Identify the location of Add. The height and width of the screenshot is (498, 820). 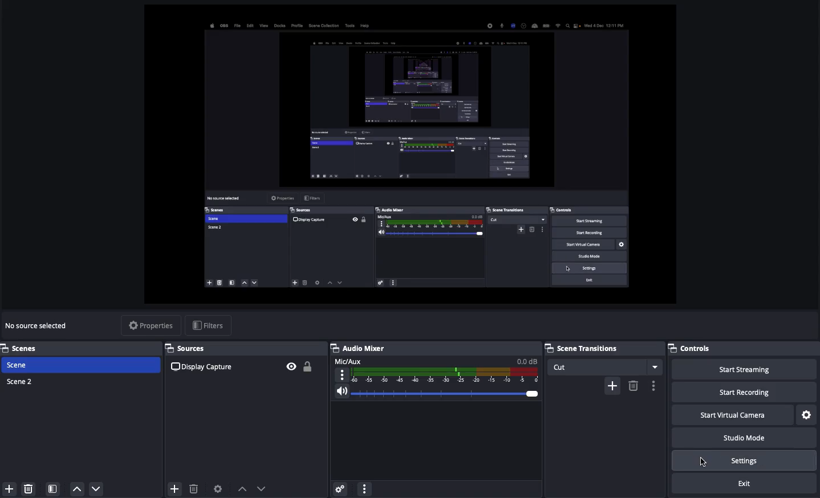
(174, 488).